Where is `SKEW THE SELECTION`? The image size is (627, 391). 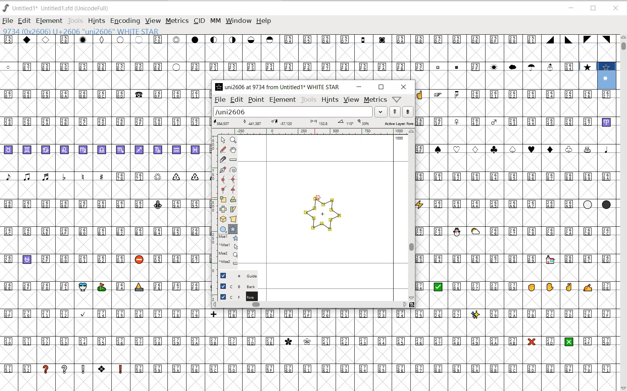
SKEW THE SELECTION is located at coordinates (234, 210).